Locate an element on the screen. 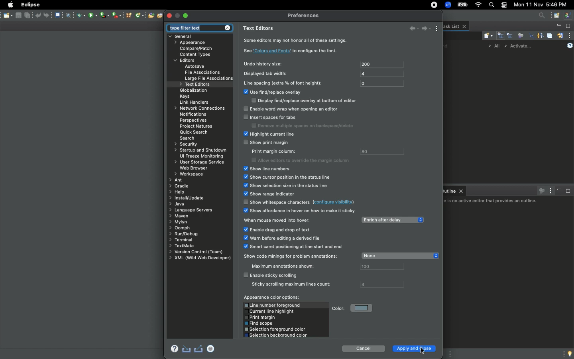 This screenshot has height=359, width=574. Network is located at coordinates (139, 16).